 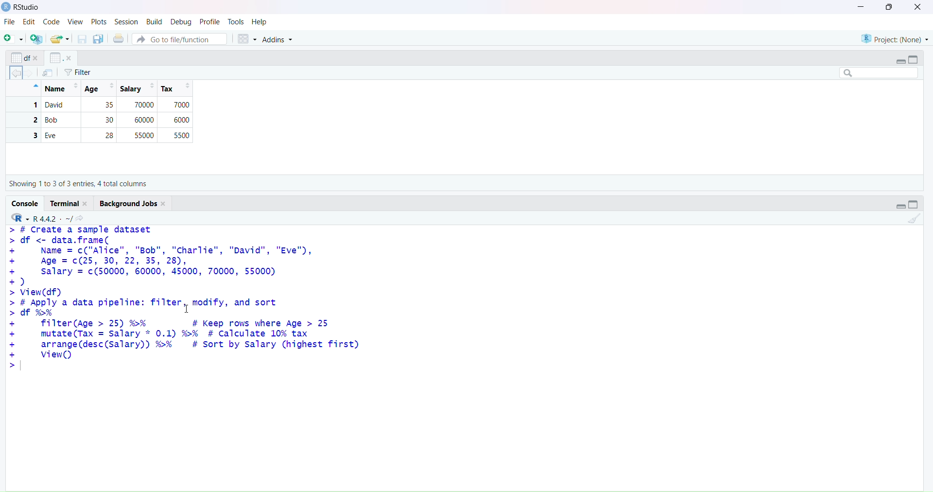 What do you see at coordinates (53, 21) in the screenshot?
I see `code` at bounding box center [53, 21].